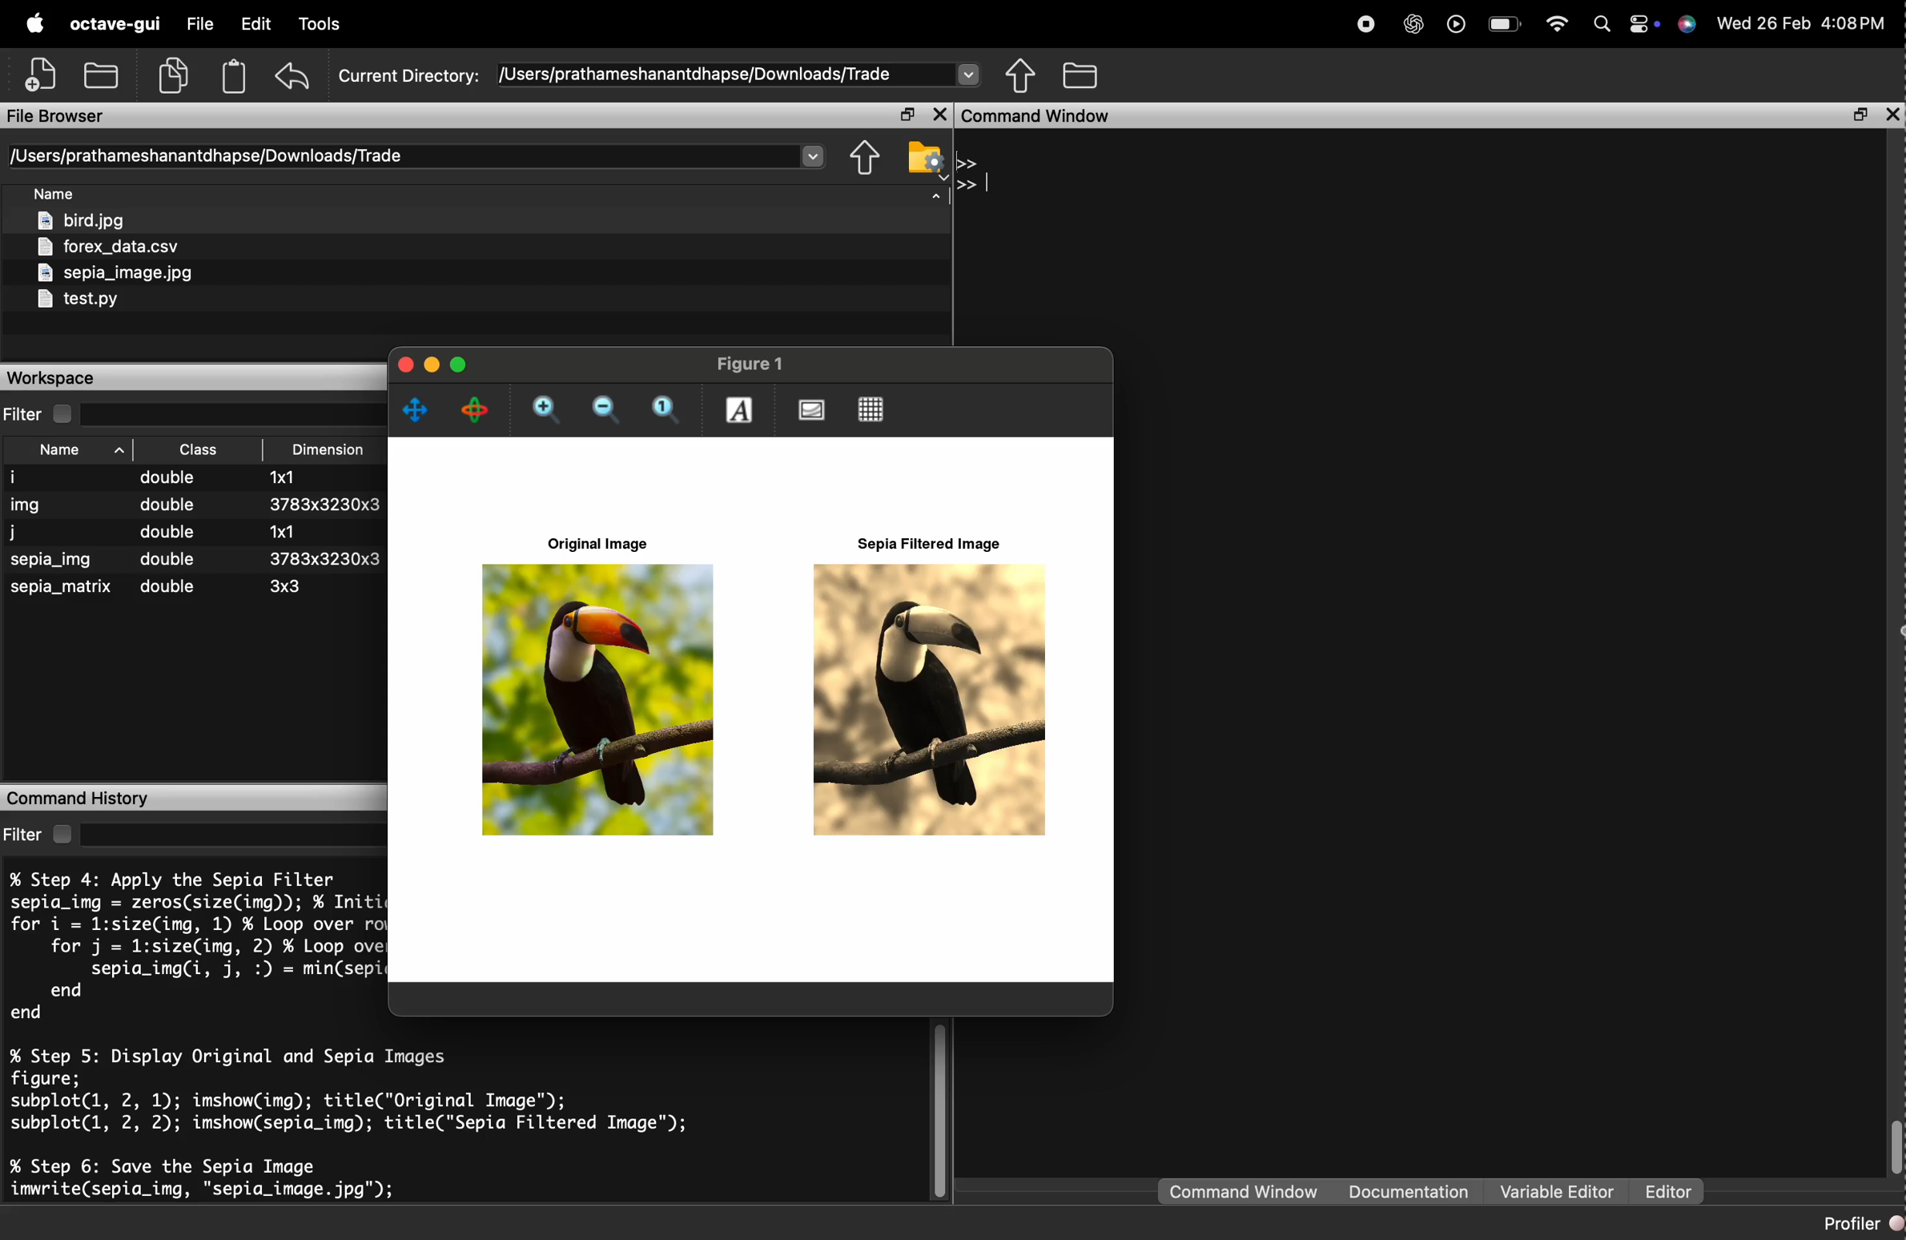 The height and width of the screenshot is (1240, 1906). Describe the element at coordinates (292, 77) in the screenshot. I see `undo` at that location.